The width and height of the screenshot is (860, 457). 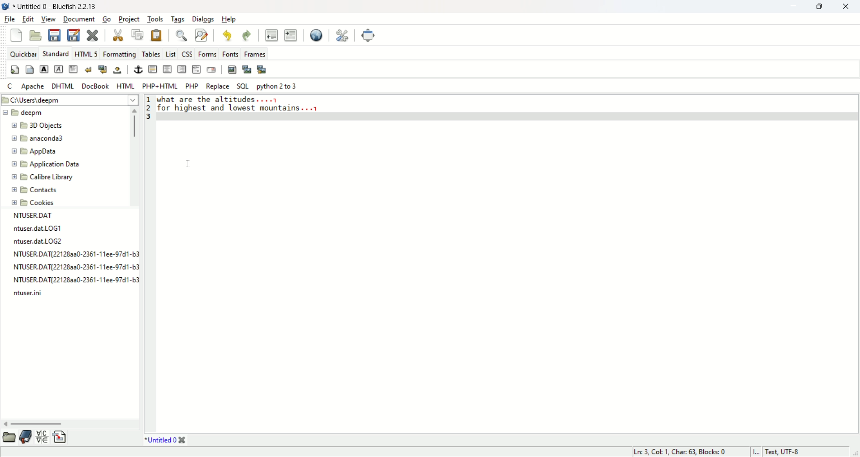 What do you see at coordinates (28, 71) in the screenshot?
I see `body` at bounding box center [28, 71].